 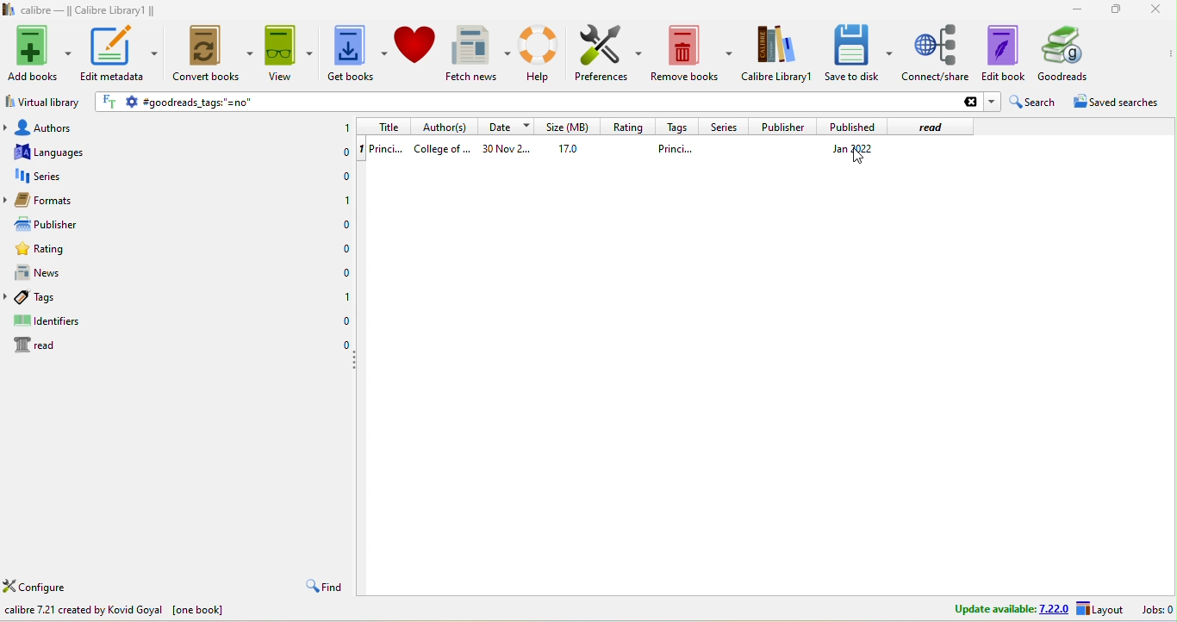 What do you see at coordinates (357, 53) in the screenshot?
I see `get books` at bounding box center [357, 53].